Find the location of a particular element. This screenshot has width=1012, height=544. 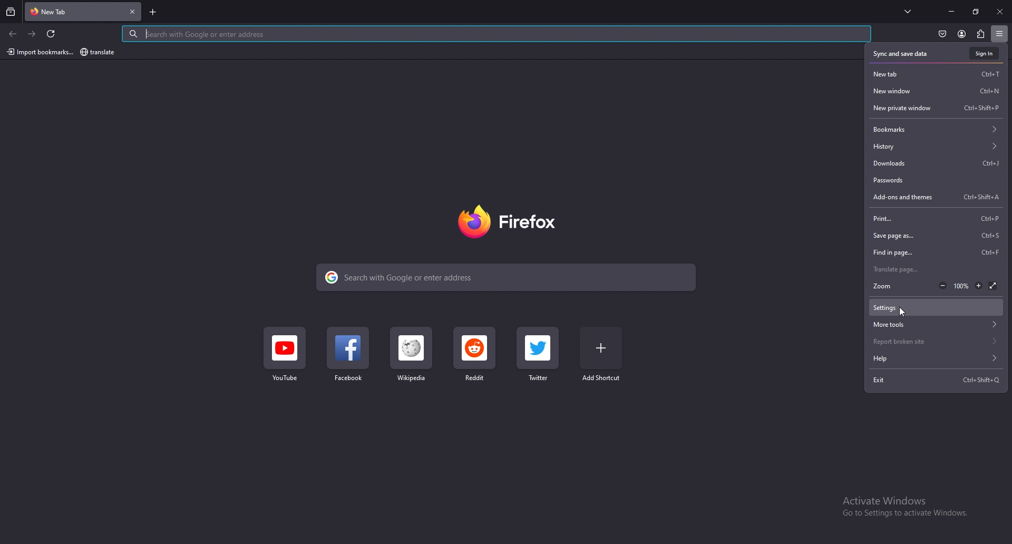

full screen is located at coordinates (994, 286).